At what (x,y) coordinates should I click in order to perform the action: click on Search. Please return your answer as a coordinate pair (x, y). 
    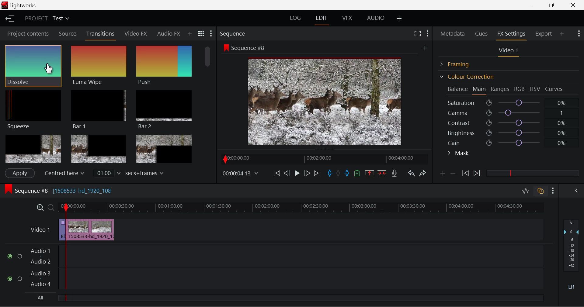
    Looking at the image, I should click on (192, 34).